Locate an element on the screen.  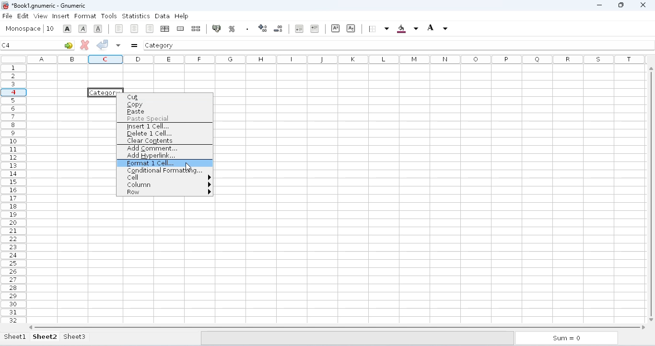
align left is located at coordinates (119, 29).